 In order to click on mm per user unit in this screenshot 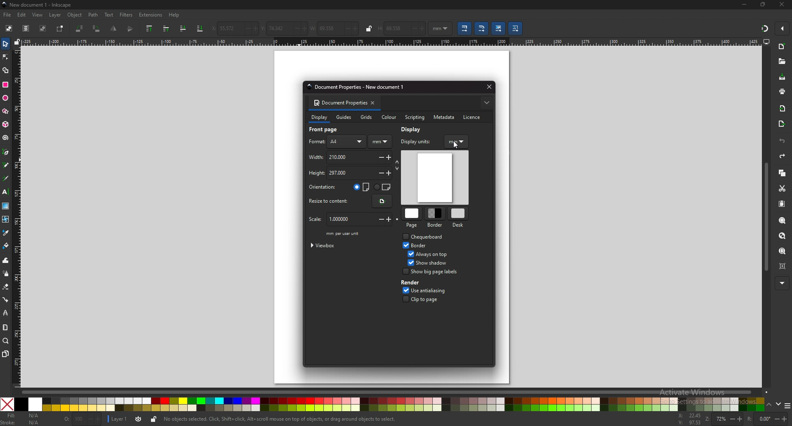, I will do `click(344, 234)`.